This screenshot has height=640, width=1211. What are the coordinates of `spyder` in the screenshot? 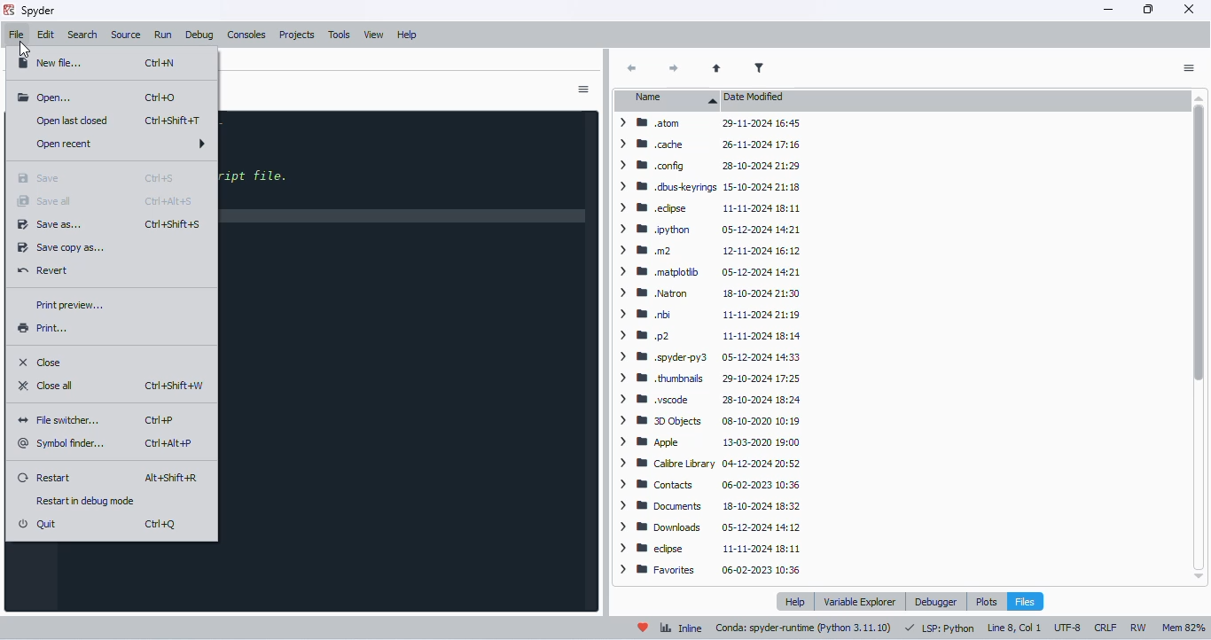 It's located at (39, 10).